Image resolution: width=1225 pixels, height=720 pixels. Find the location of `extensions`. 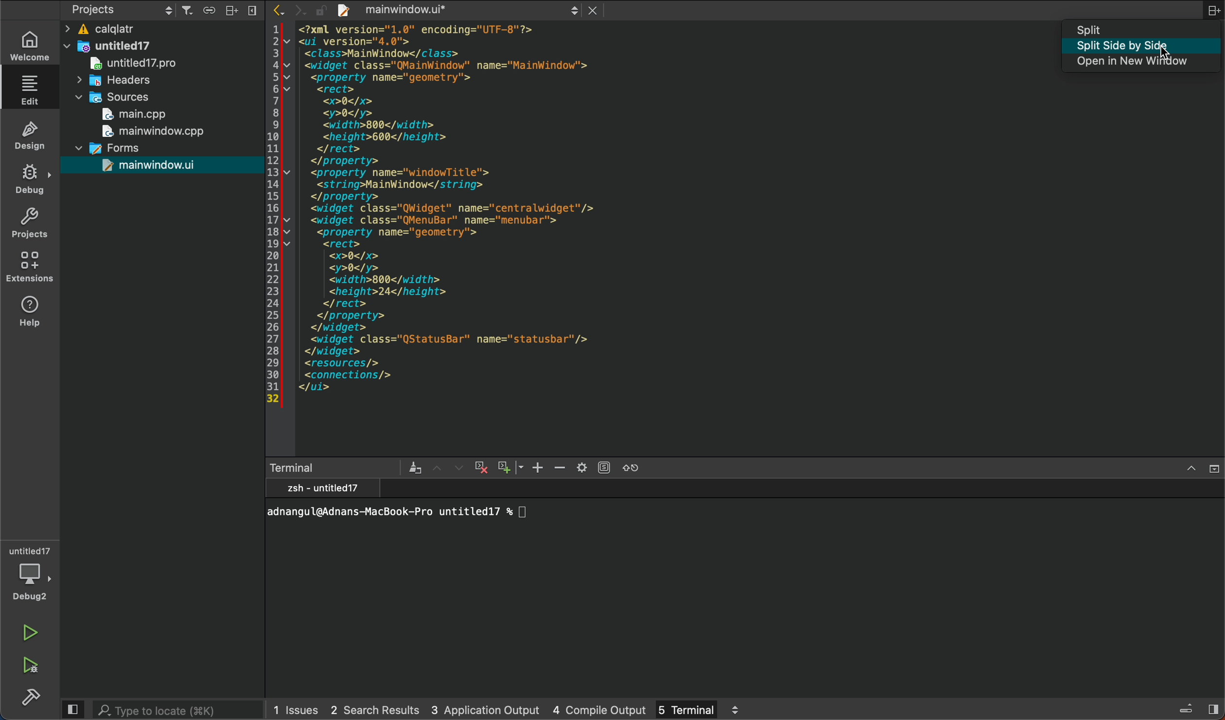

extensions is located at coordinates (33, 269).